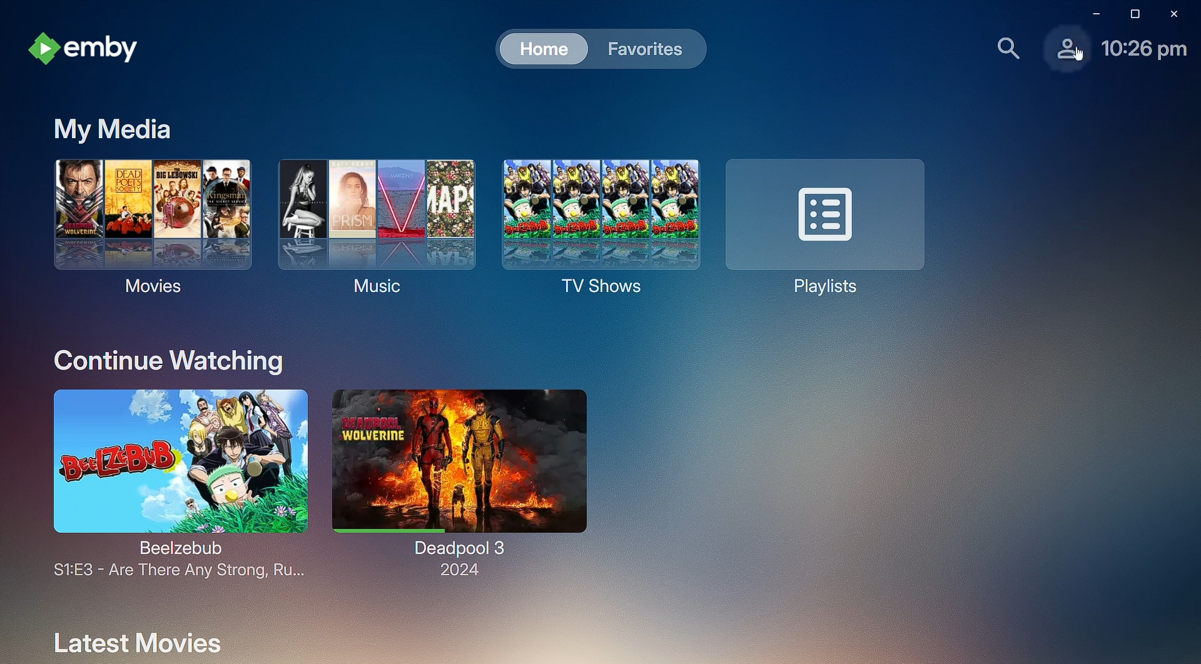  I want to click on Movies, so click(148, 223).